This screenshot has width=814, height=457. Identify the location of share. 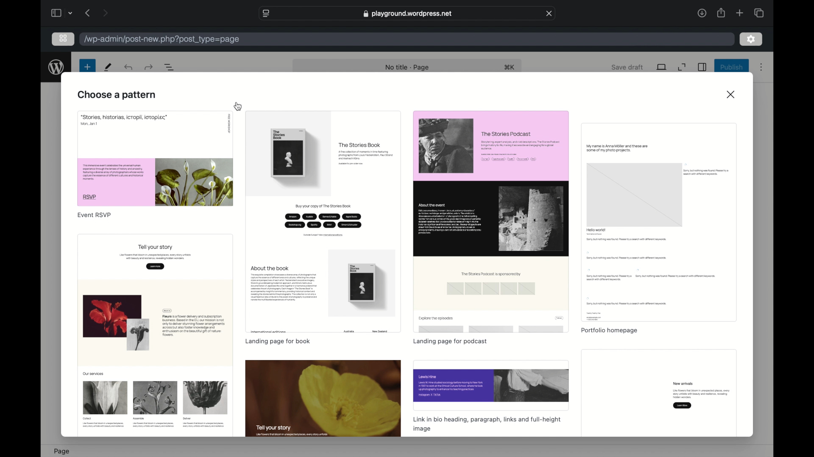
(720, 13).